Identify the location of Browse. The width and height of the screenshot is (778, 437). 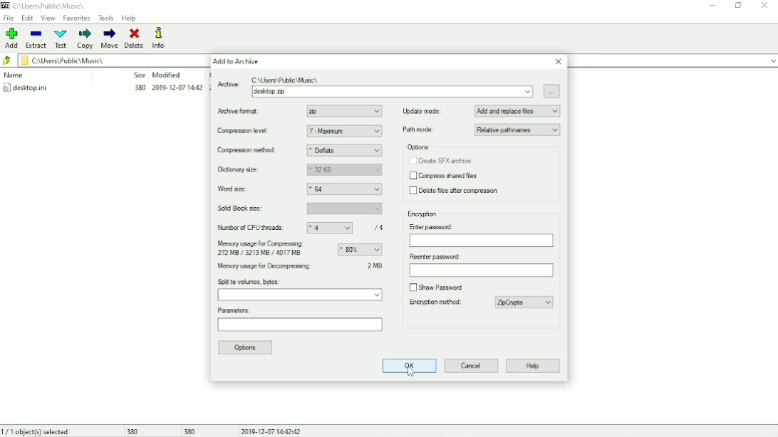
(553, 91).